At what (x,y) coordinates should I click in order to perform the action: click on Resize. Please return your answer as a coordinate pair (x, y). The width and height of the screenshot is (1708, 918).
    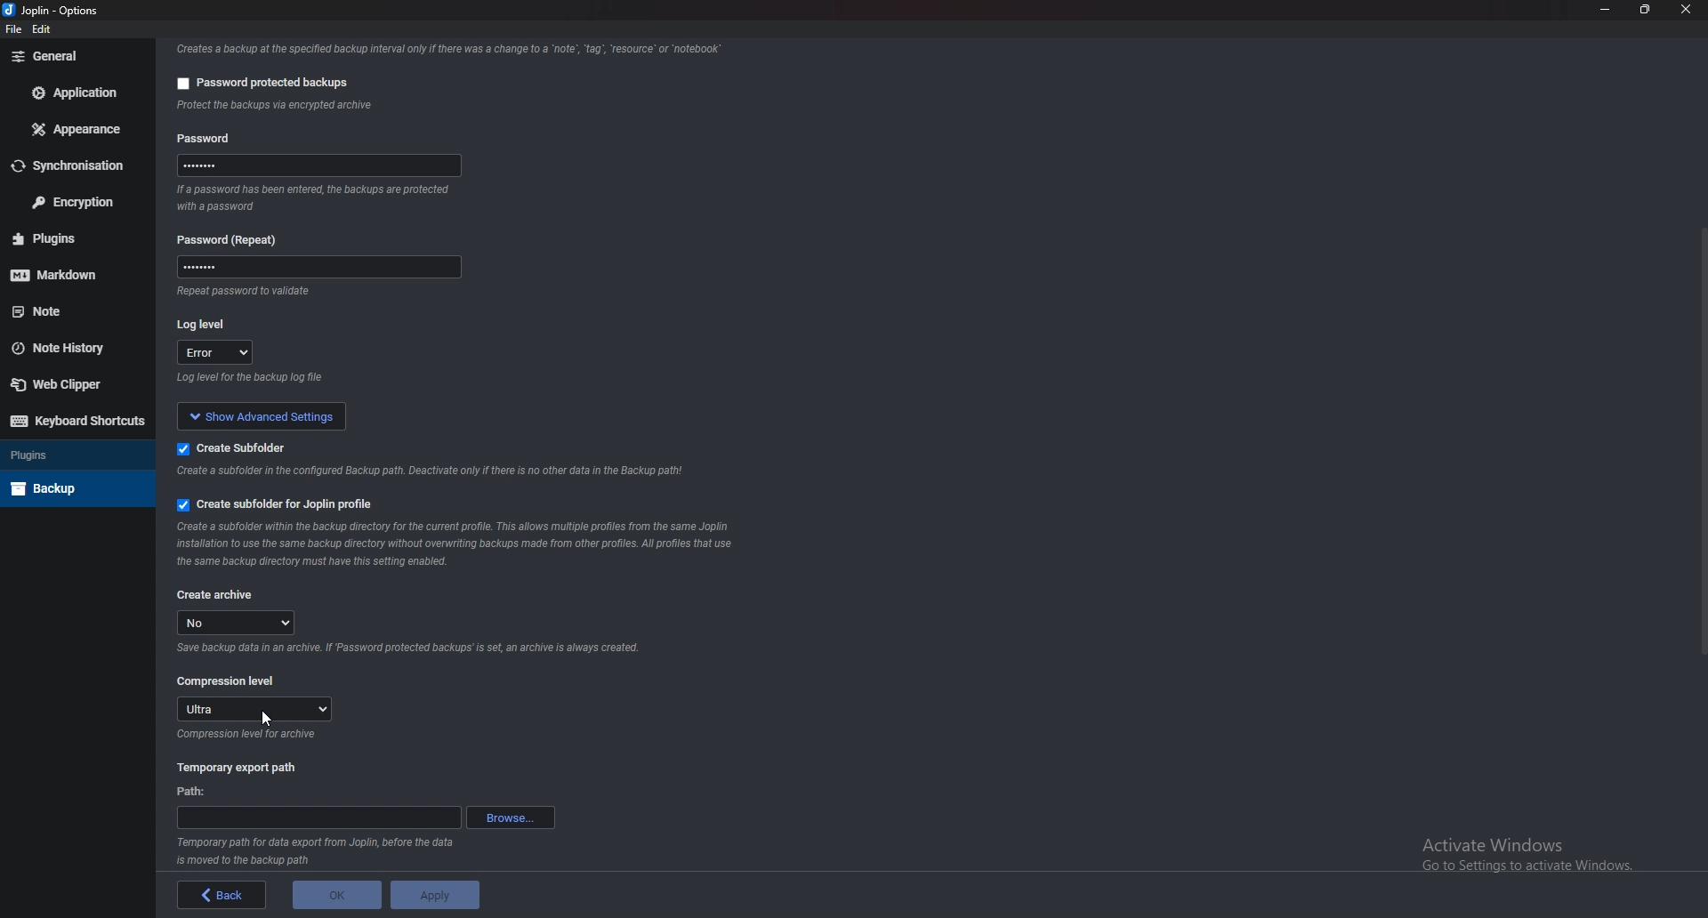
    Looking at the image, I should click on (1647, 9).